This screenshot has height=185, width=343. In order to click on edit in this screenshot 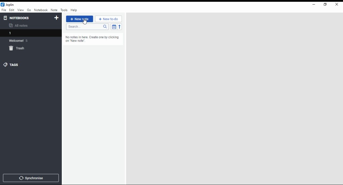, I will do `click(12, 10)`.